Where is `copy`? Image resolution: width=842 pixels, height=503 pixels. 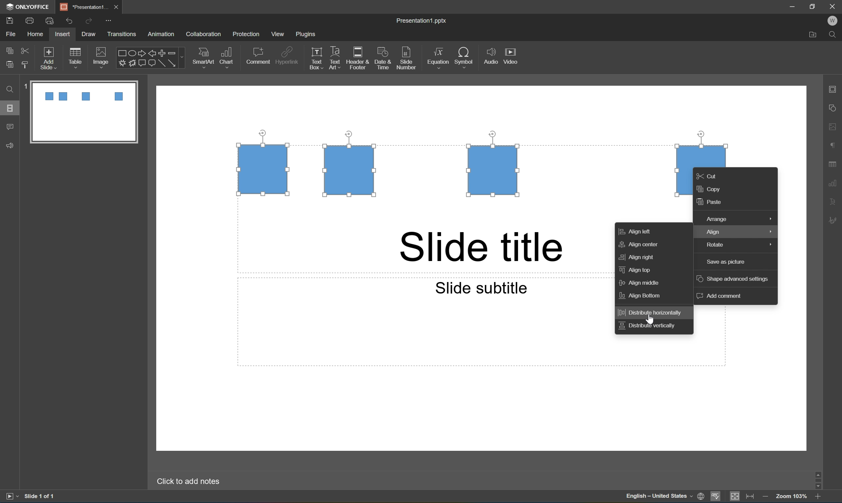 copy is located at coordinates (9, 50).